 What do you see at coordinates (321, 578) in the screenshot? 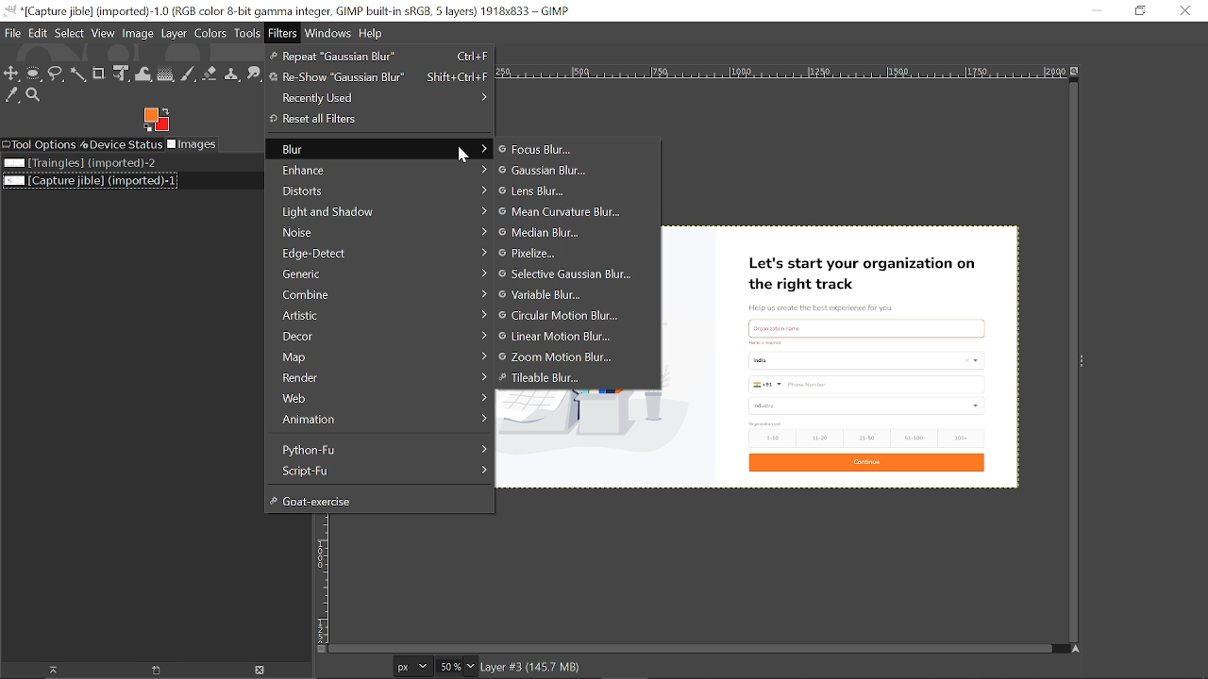
I see `Vertical label` at bounding box center [321, 578].